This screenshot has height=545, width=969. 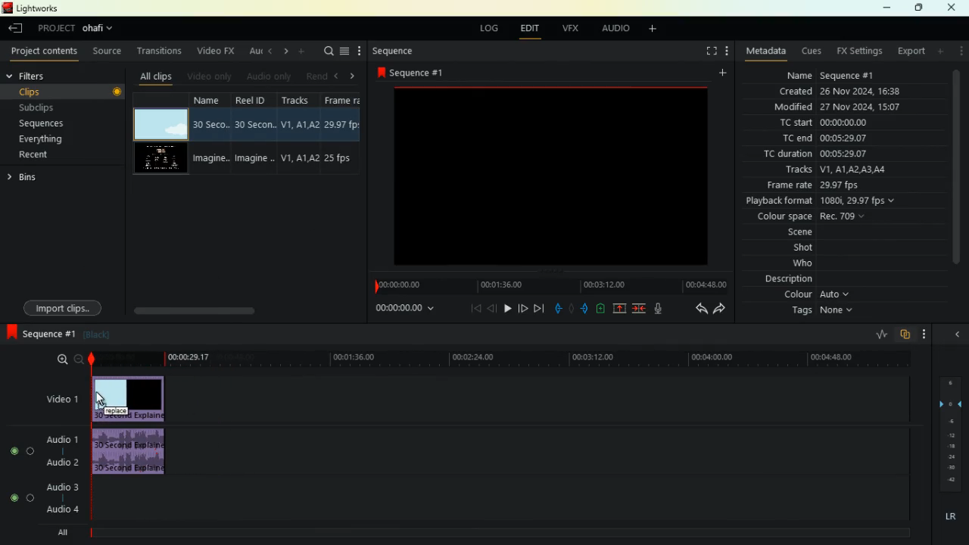 I want to click on vfx, so click(x=568, y=29).